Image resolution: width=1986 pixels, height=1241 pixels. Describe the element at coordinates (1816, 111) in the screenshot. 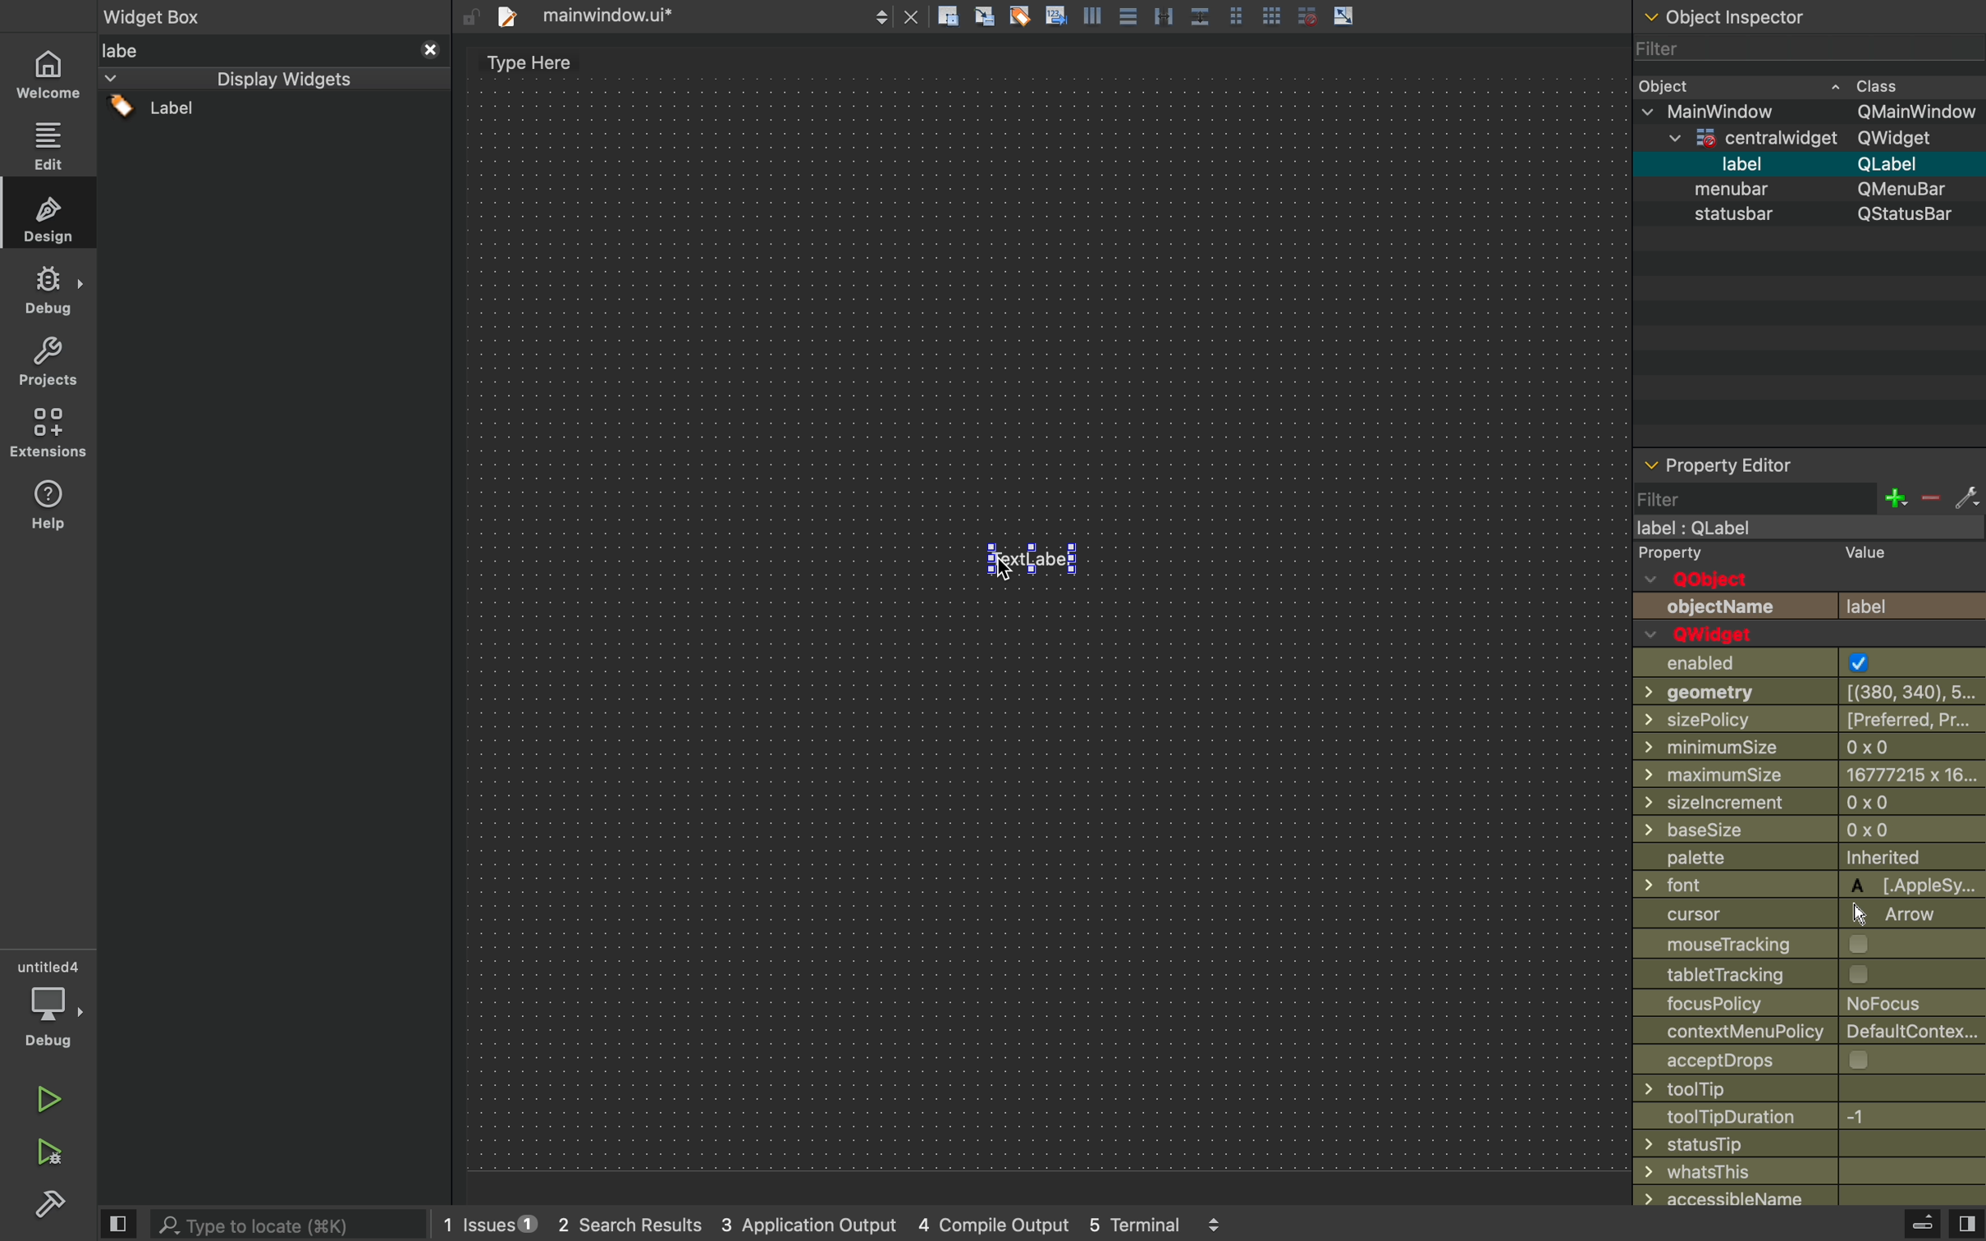

I see `mainwindow` at that location.